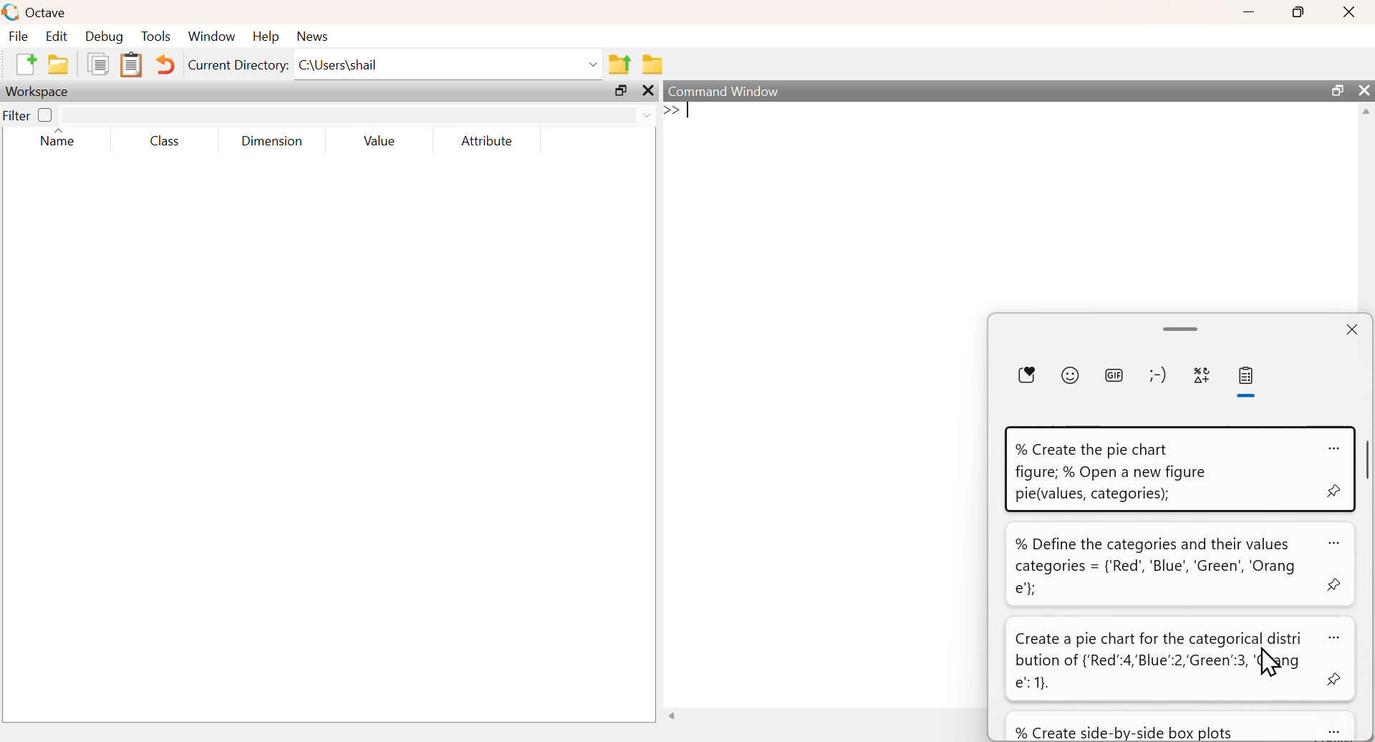  I want to click on pin, so click(1334, 583).